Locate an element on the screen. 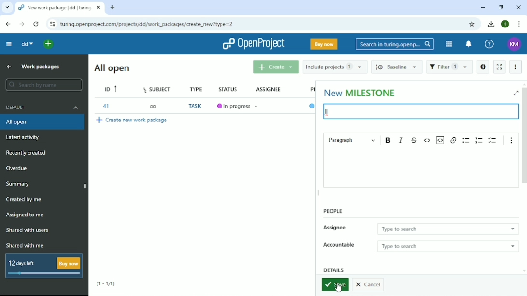 Image resolution: width=527 pixels, height=296 pixels. Help is located at coordinates (489, 44).